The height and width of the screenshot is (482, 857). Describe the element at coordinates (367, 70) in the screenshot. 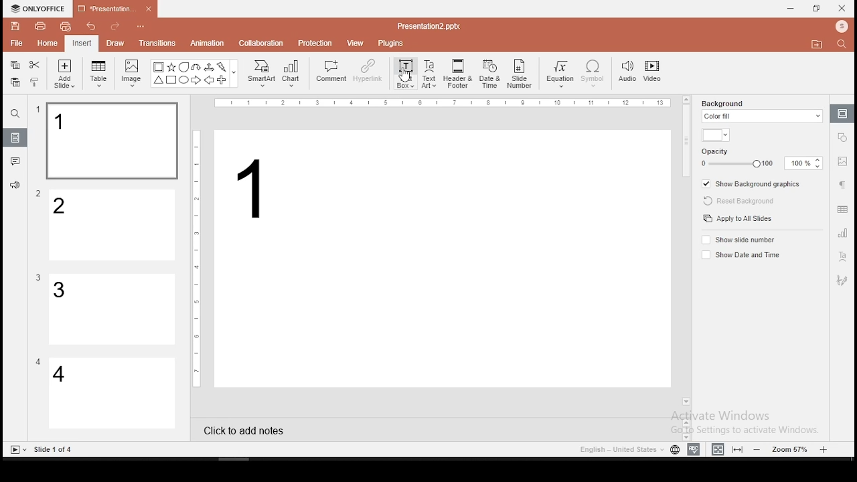

I see `hyperlink` at that location.